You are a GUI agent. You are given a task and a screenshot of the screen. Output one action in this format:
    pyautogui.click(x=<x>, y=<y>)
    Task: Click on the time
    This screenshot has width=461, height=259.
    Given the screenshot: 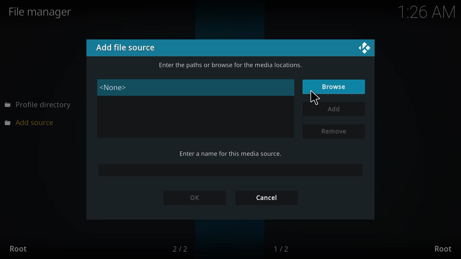 What is the action you would take?
    pyautogui.click(x=315, y=99)
    